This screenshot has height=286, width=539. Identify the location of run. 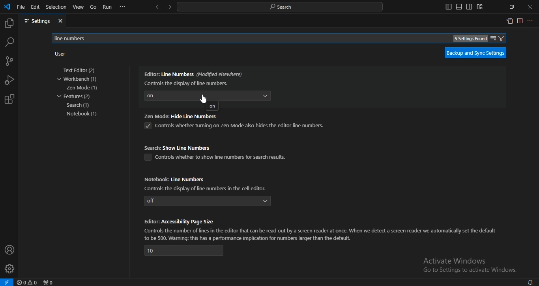
(108, 7).